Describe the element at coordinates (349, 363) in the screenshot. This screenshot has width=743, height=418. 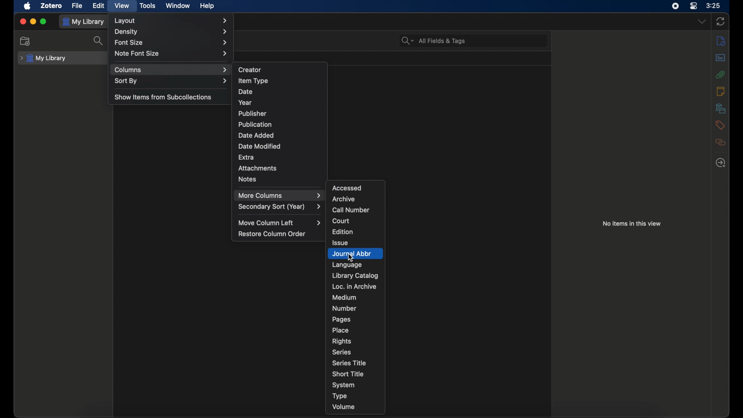
I see `series title` at that location.